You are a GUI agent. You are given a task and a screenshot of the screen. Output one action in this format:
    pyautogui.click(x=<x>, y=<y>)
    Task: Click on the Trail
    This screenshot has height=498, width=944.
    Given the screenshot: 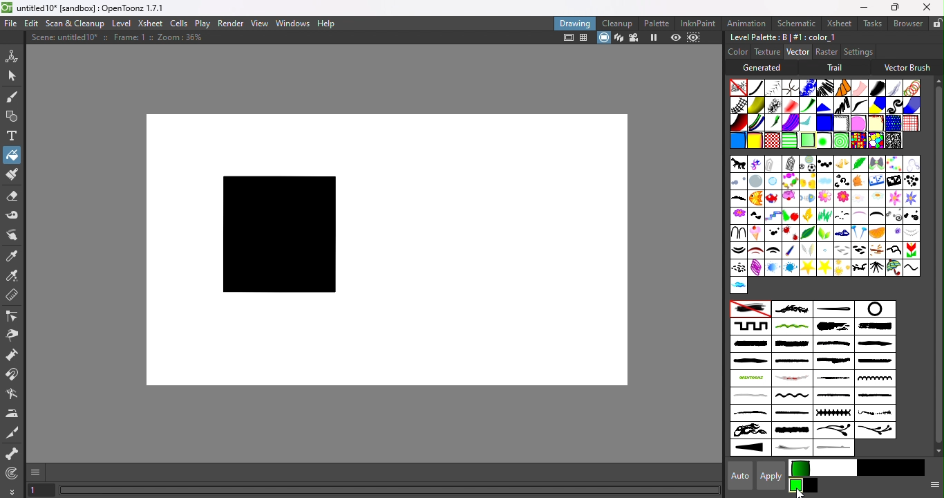 What is the action you would take?
    pyautogui.click(x=837, y=68)
    